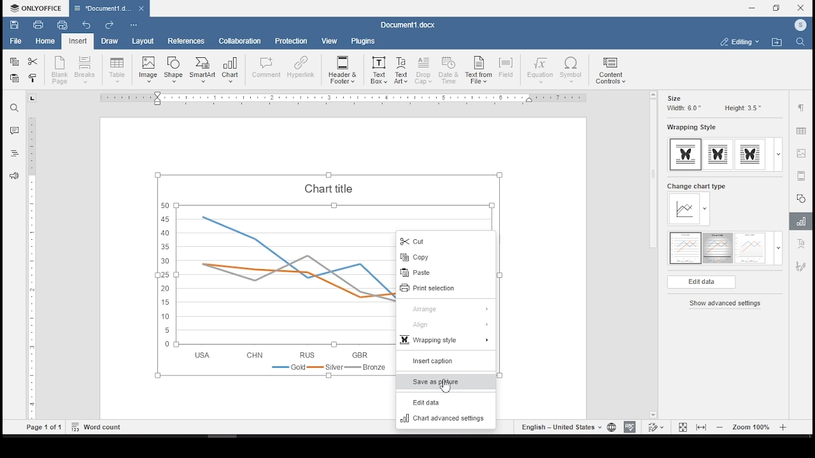  Describe the element at coordinates (14, 176) in the screenshot. I see `feedback & support` at that location.